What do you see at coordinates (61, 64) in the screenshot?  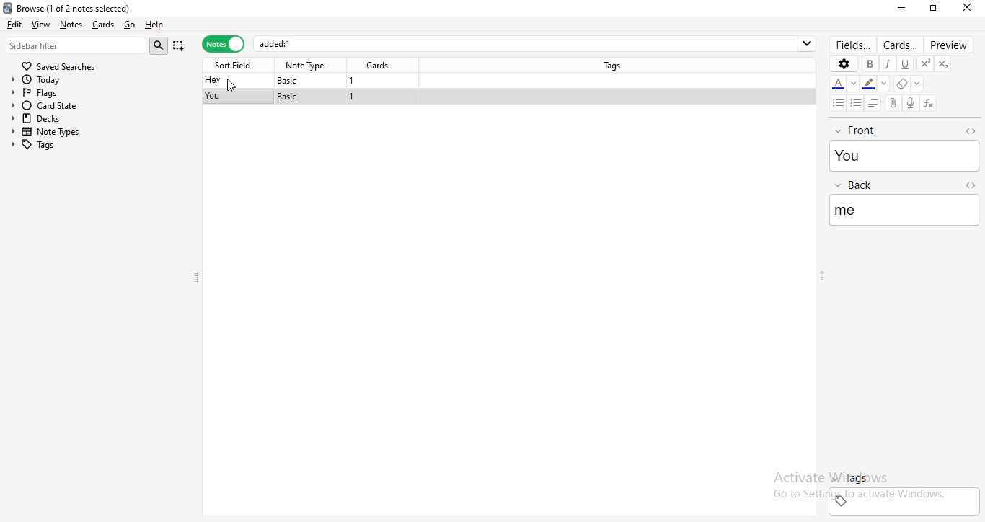 I see `saves searches` at bounding box center [61, 64].